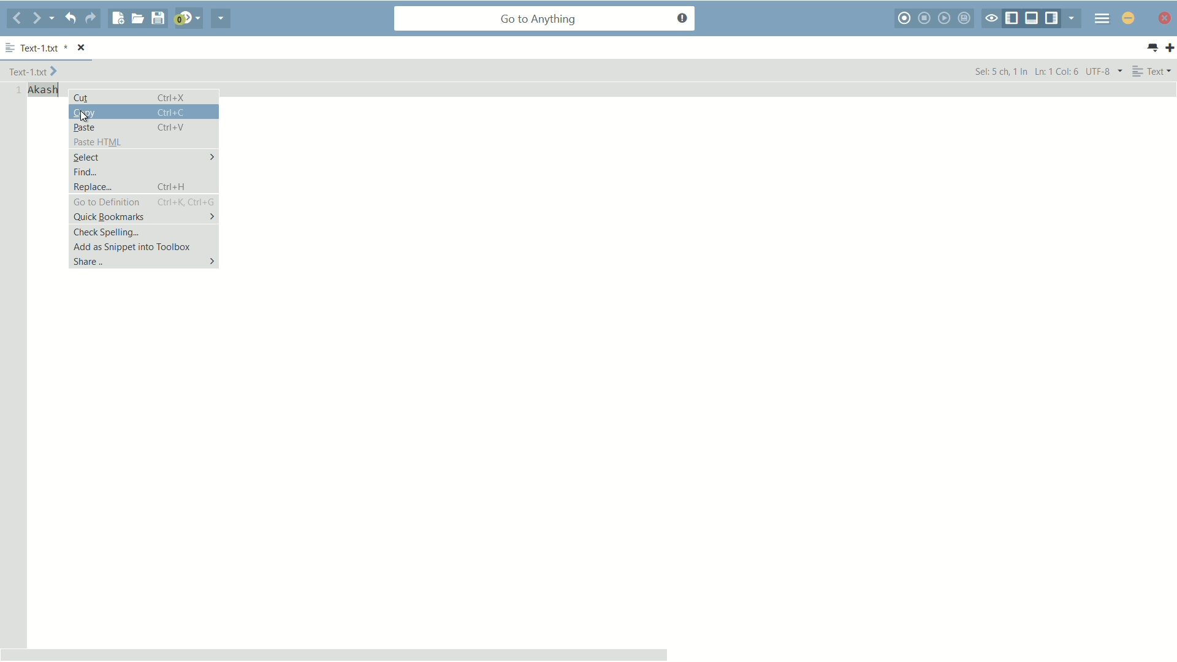 The height and width of the screenshot is (662, 1177). Describe the element at coordinates (221, 18) in the screenshot. I see `share current file` at that location.